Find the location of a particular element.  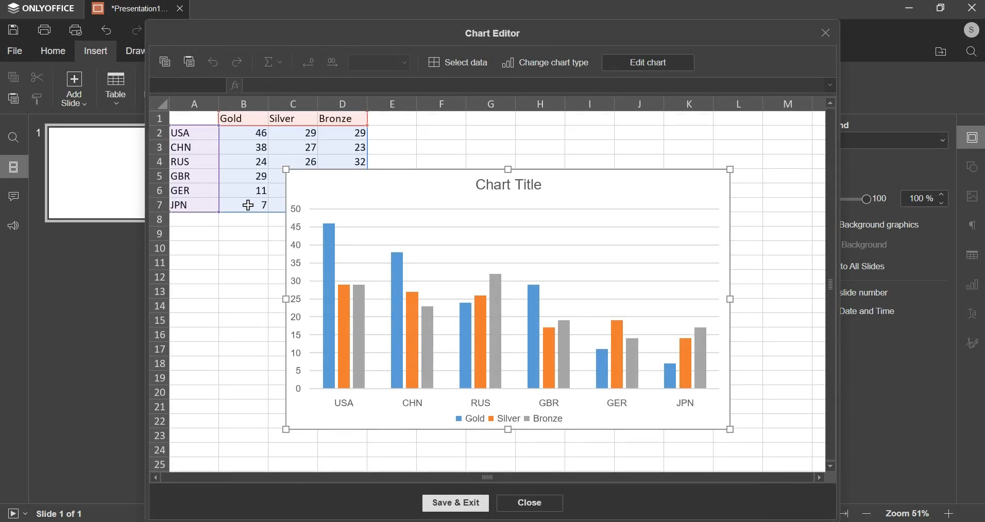

zoom level is located at coordinates (907, 513).